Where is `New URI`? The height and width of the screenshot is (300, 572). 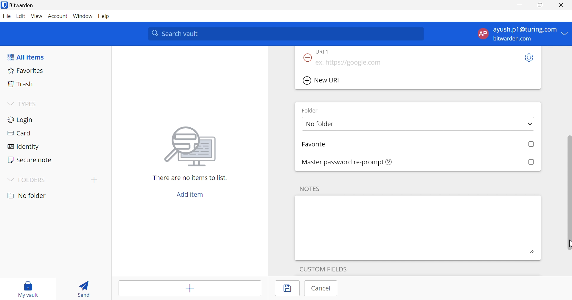
New URI is located at coordinates (322, 81).